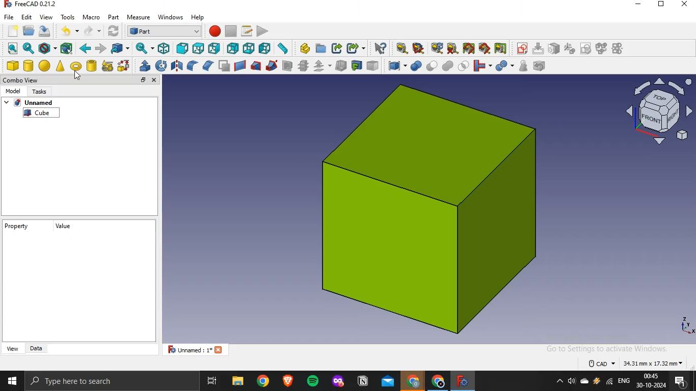  I want to click on onedrive, so click(585, 382).